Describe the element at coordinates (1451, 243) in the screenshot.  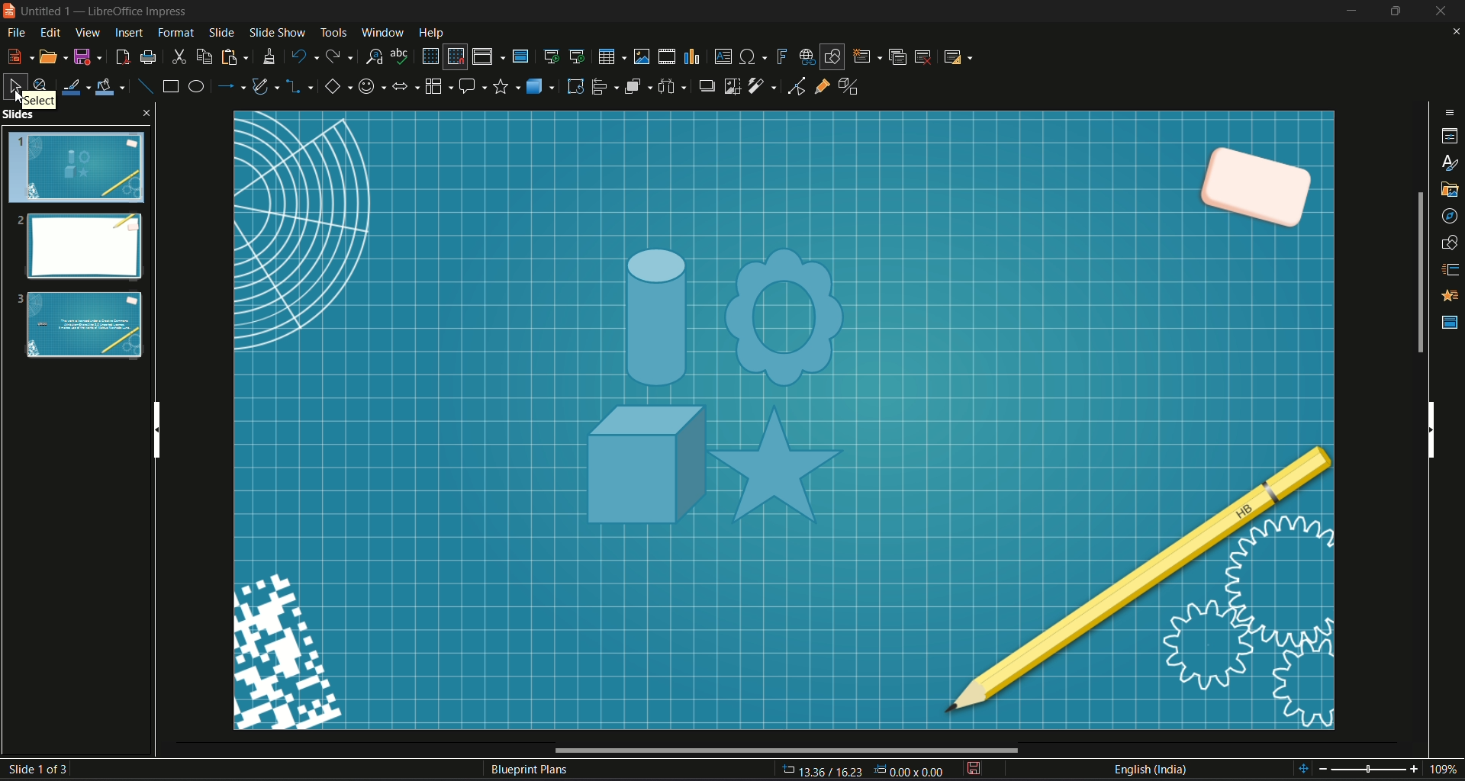
I see `shapes` at that location.